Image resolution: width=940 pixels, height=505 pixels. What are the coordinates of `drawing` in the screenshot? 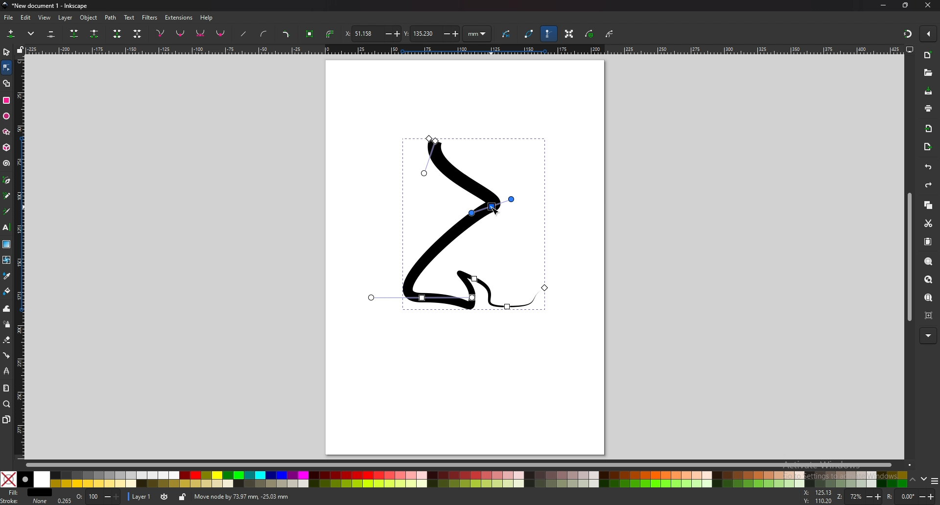 It's located at (456, 223).